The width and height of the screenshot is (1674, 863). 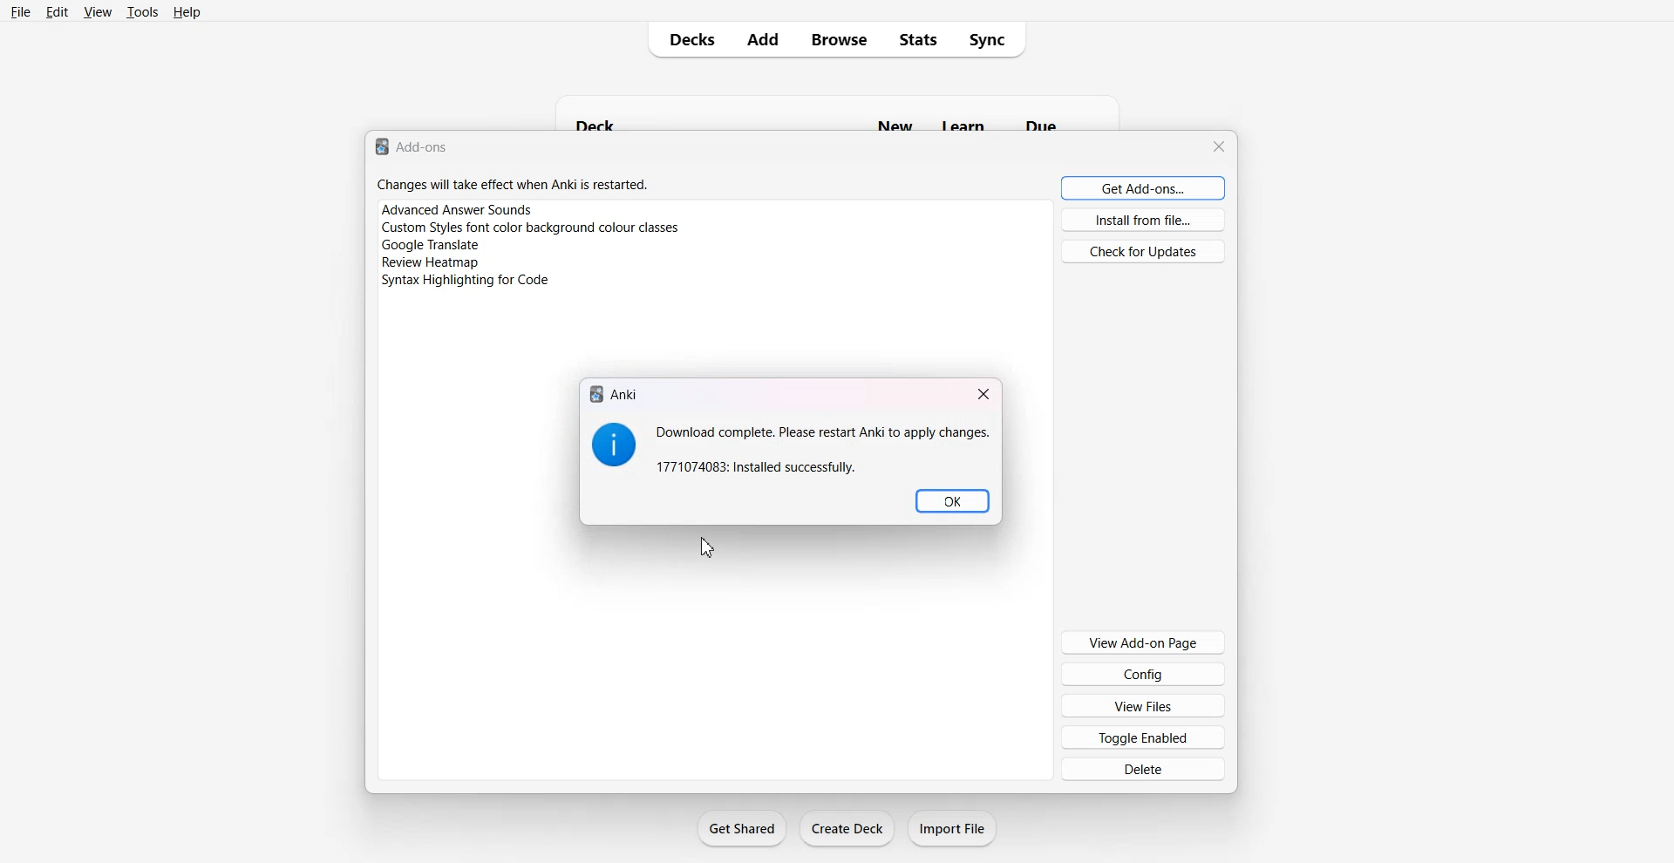 I want to click on Help, so click(x=187, y=12).